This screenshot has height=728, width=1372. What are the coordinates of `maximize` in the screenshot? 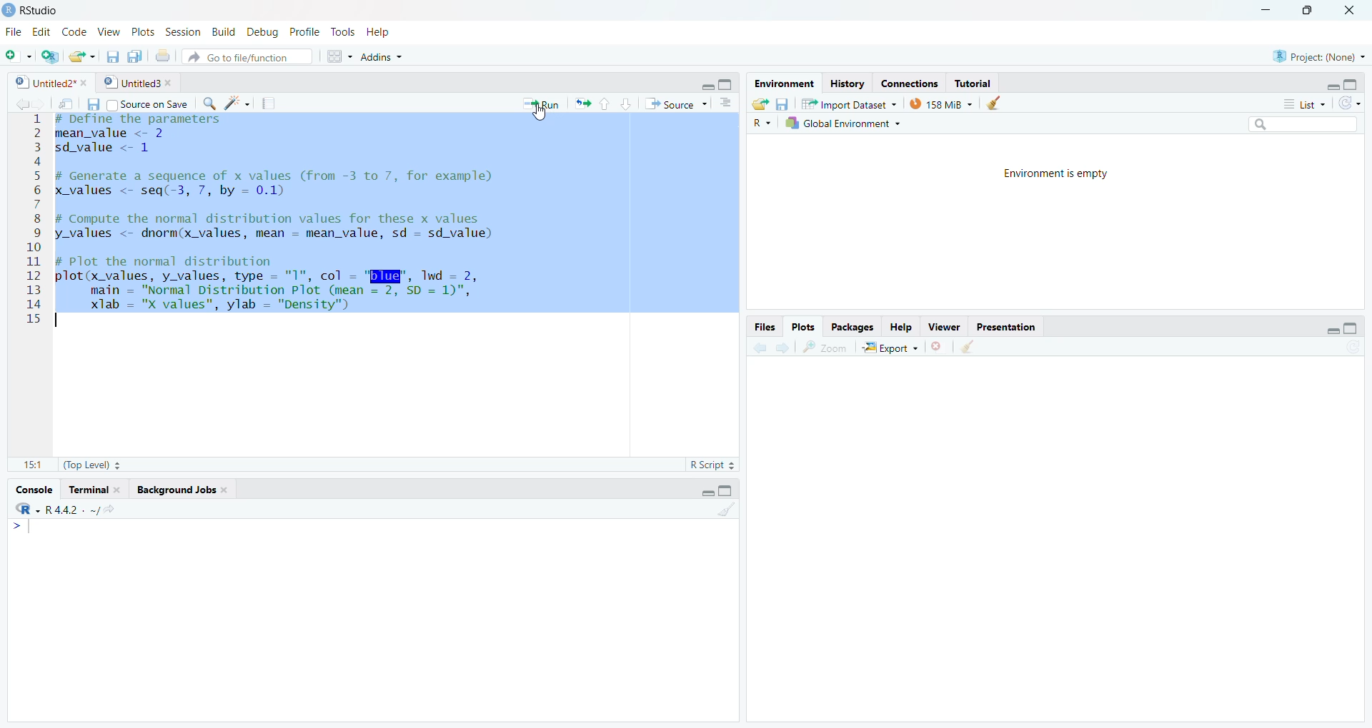 It's located at (1309, 11).